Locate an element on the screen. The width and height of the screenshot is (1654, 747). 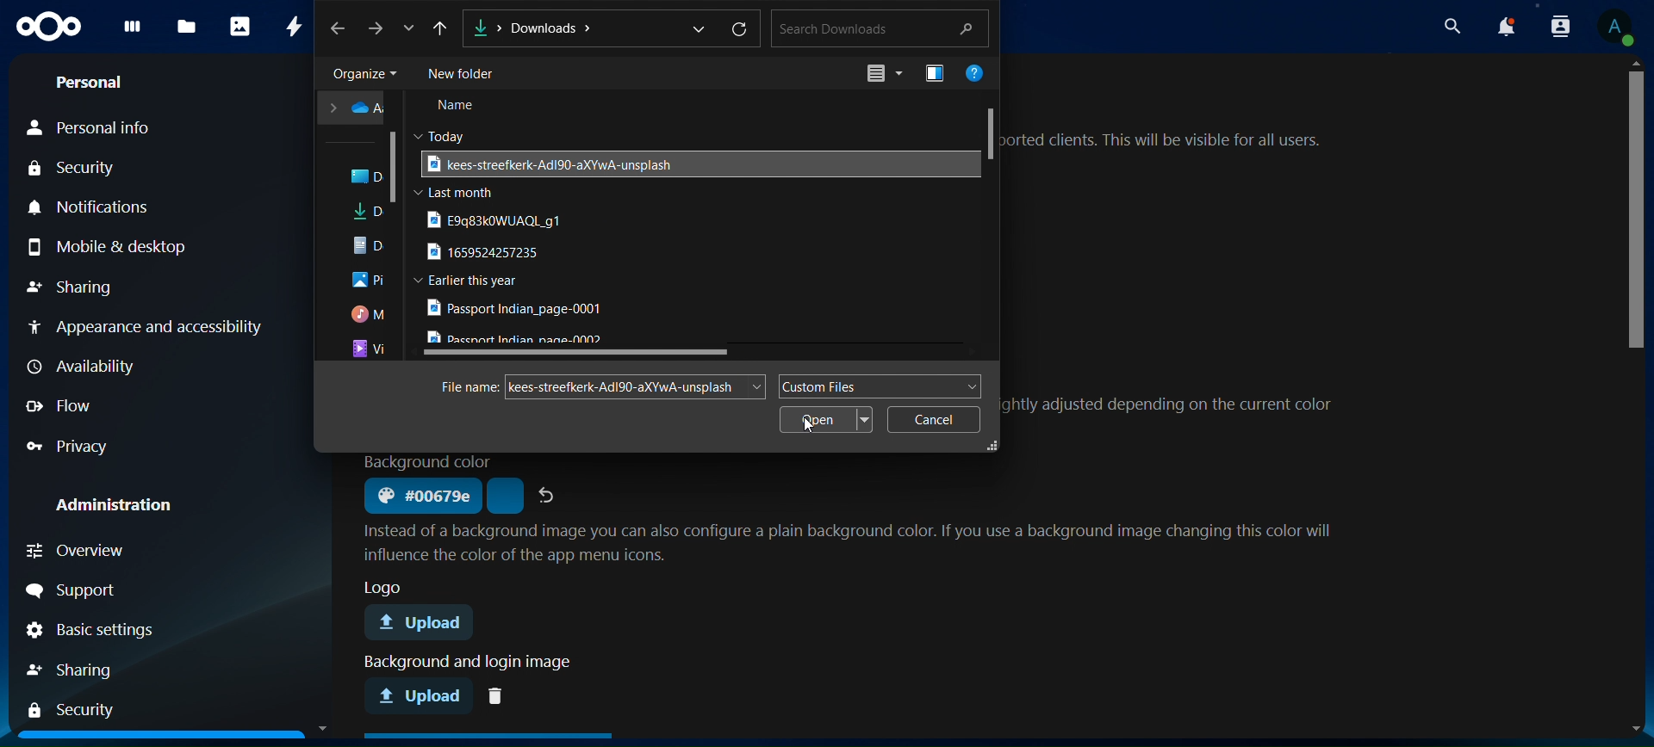
picture is located at coordinates (368, 281).